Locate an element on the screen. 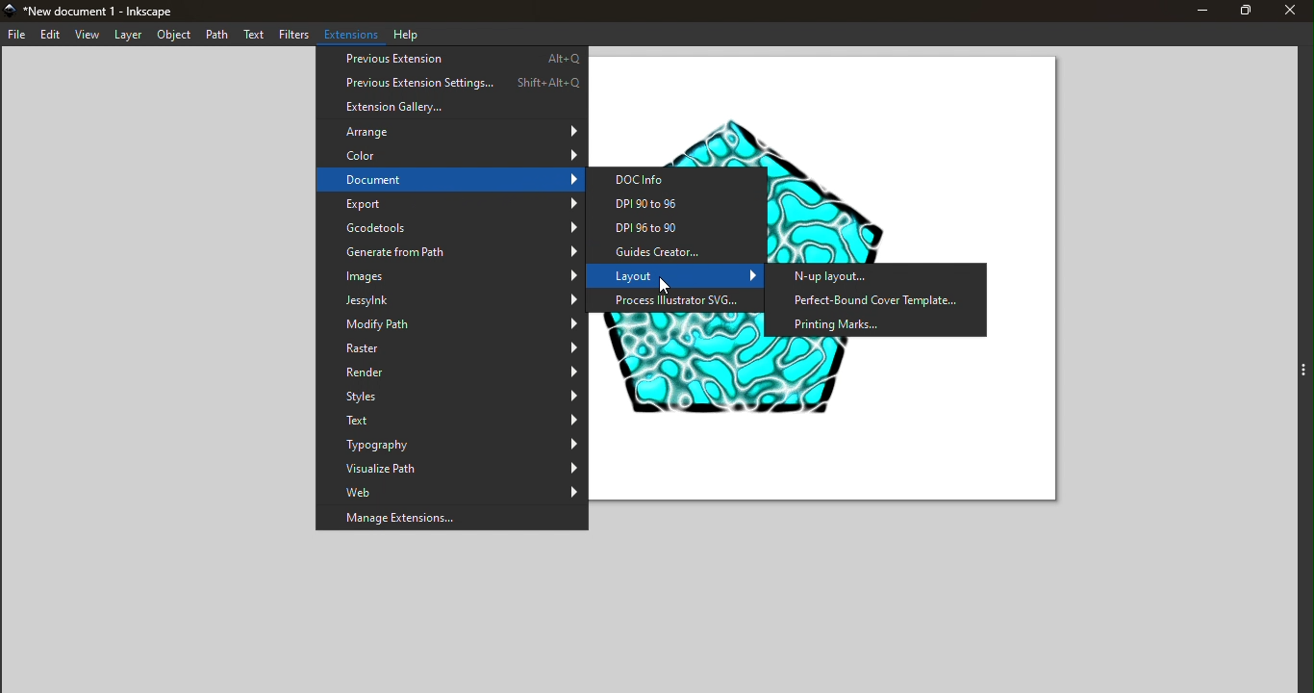 Image resolution: width=1314 pixels, height=693 pixels. Toggle command panel is located at coordinates (1297, 372).